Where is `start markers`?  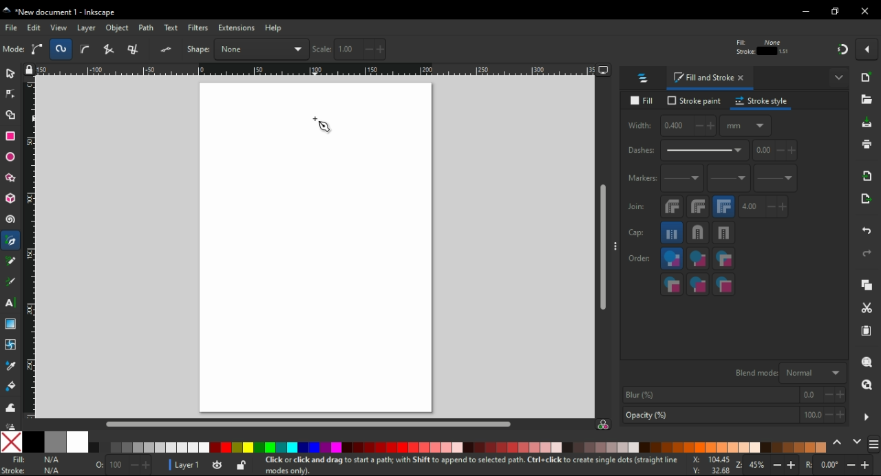 start markers is located at coordinates (682, 179).